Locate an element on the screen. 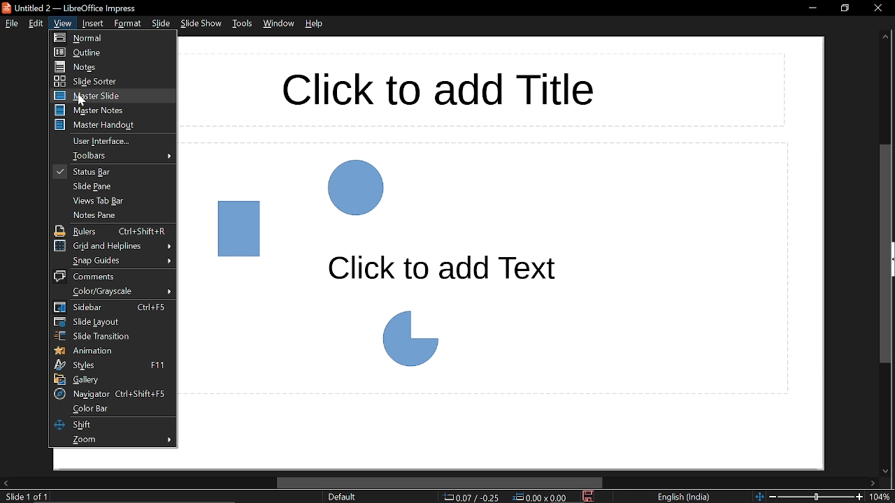 The image size is (895, 503). Close is located at coordinates (877, 8).